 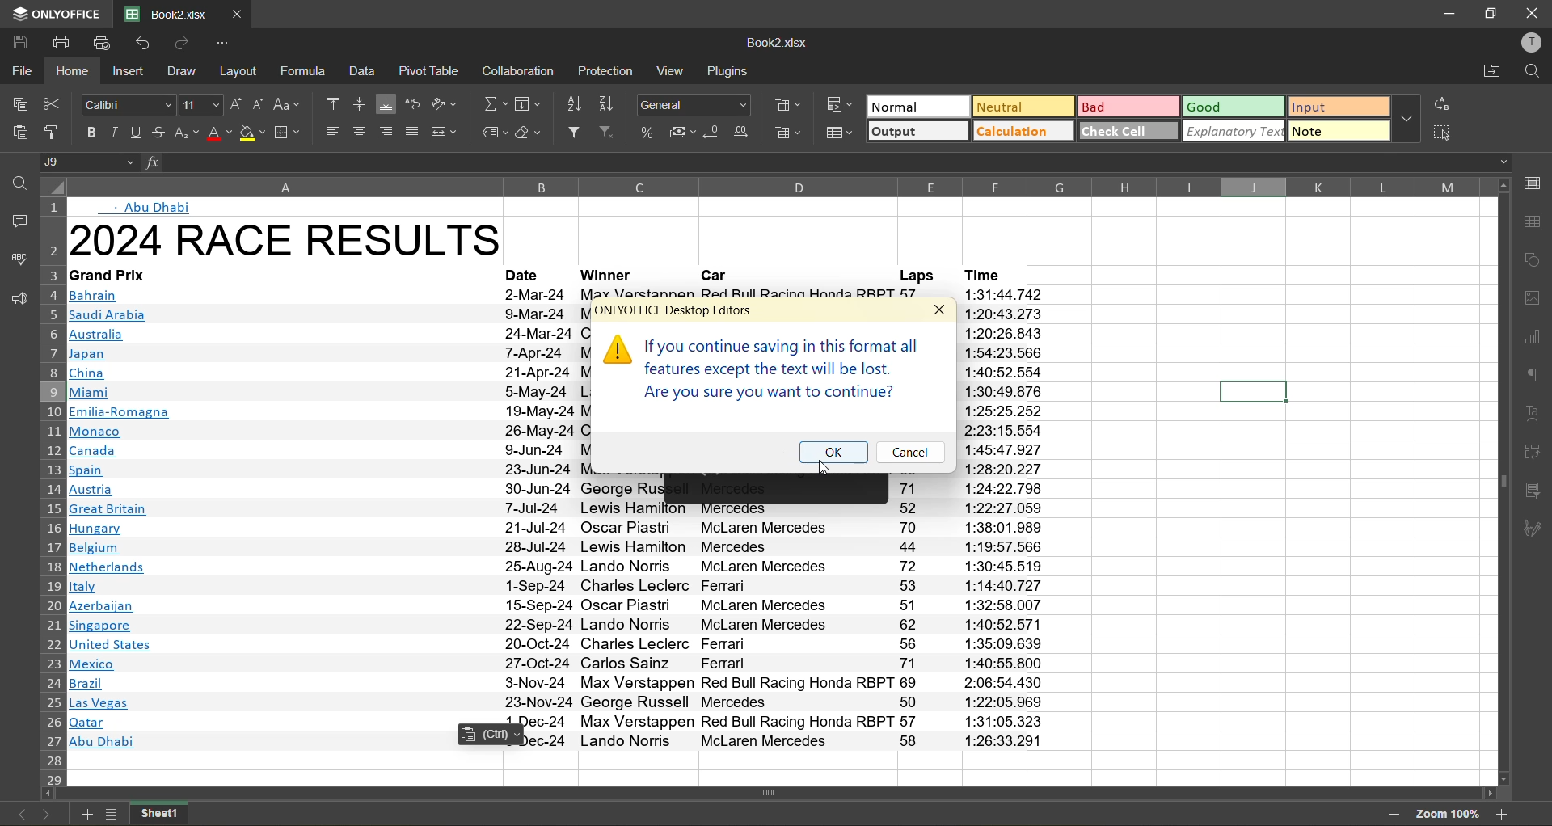 What do you see at coordinates (829, 163) in the screenshot?
I see `formula bar` at bounding box center [829, 163].